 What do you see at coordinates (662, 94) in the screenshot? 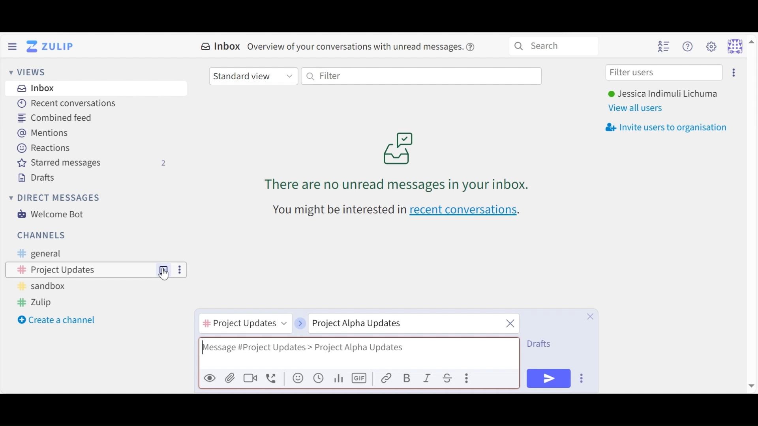
I see `Username` at bounding box center [662, 94].